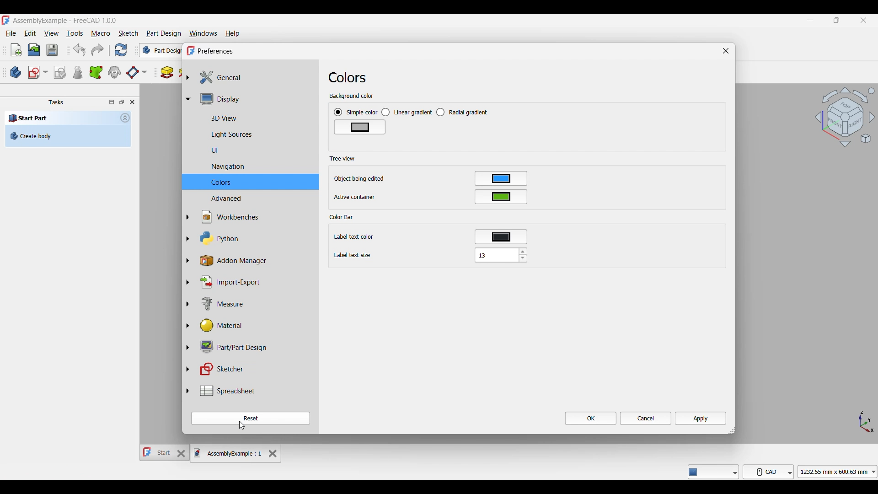 This screenshot has height=494, width=878. What do you see at coordinates (407, 113) in the screenshot?
I see `Toggle for Linear gradient` at bounding box center [407, 113].